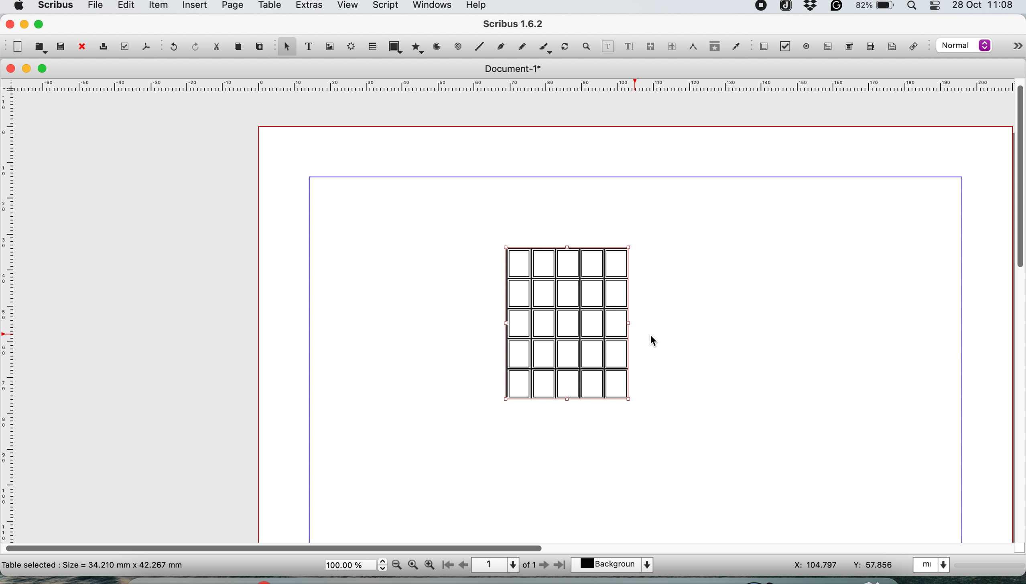 The image size is (1026, 584). I want to click on page 1 of 1, so click(503, 565).